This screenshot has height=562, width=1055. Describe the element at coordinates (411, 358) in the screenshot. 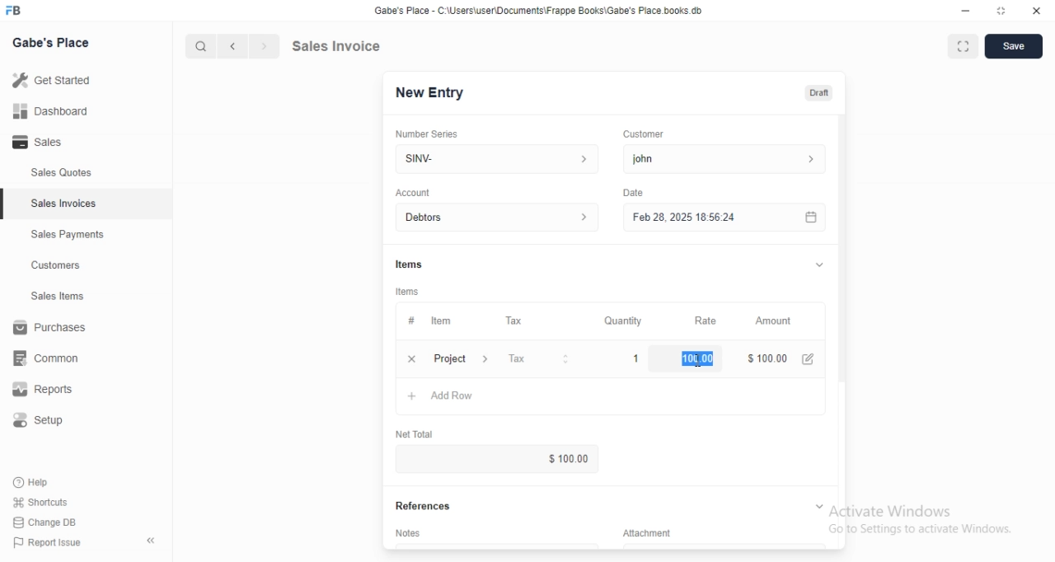

I see `delete` at that location.